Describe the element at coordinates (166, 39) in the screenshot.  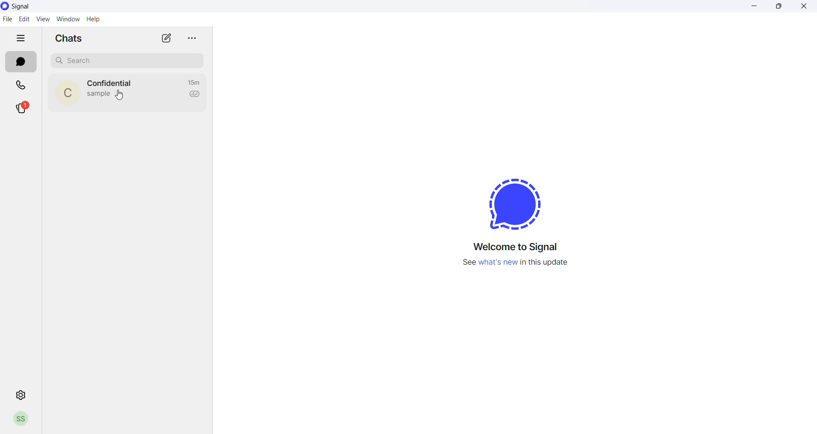
I see `new chat` at that location.